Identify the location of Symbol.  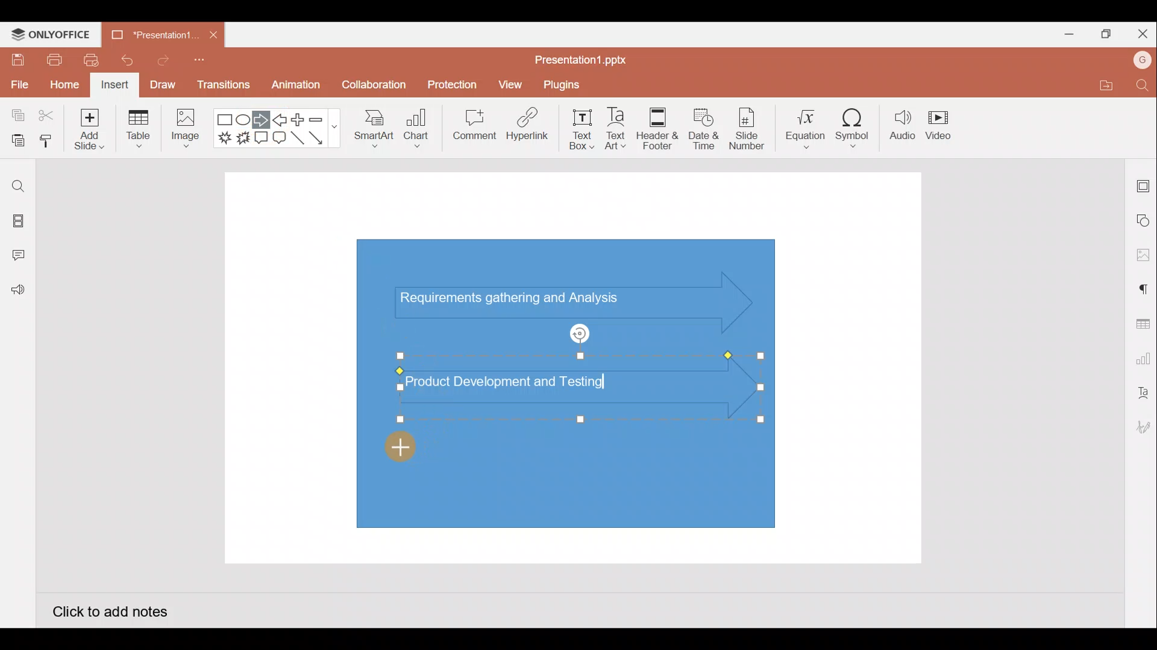
(853, 125).